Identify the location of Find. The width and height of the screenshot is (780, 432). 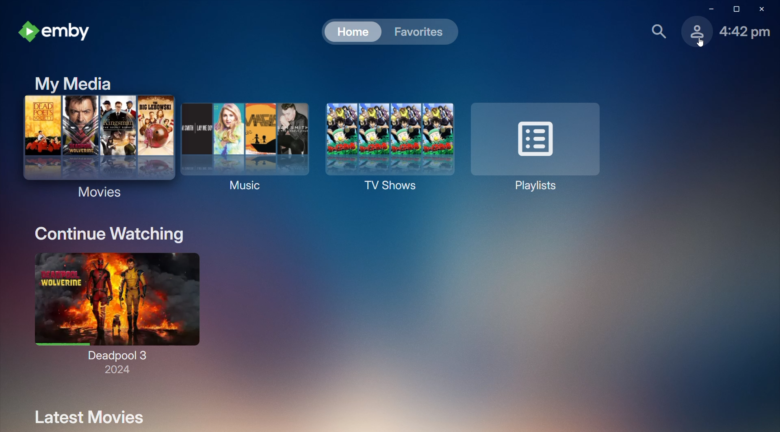
(657, 30).